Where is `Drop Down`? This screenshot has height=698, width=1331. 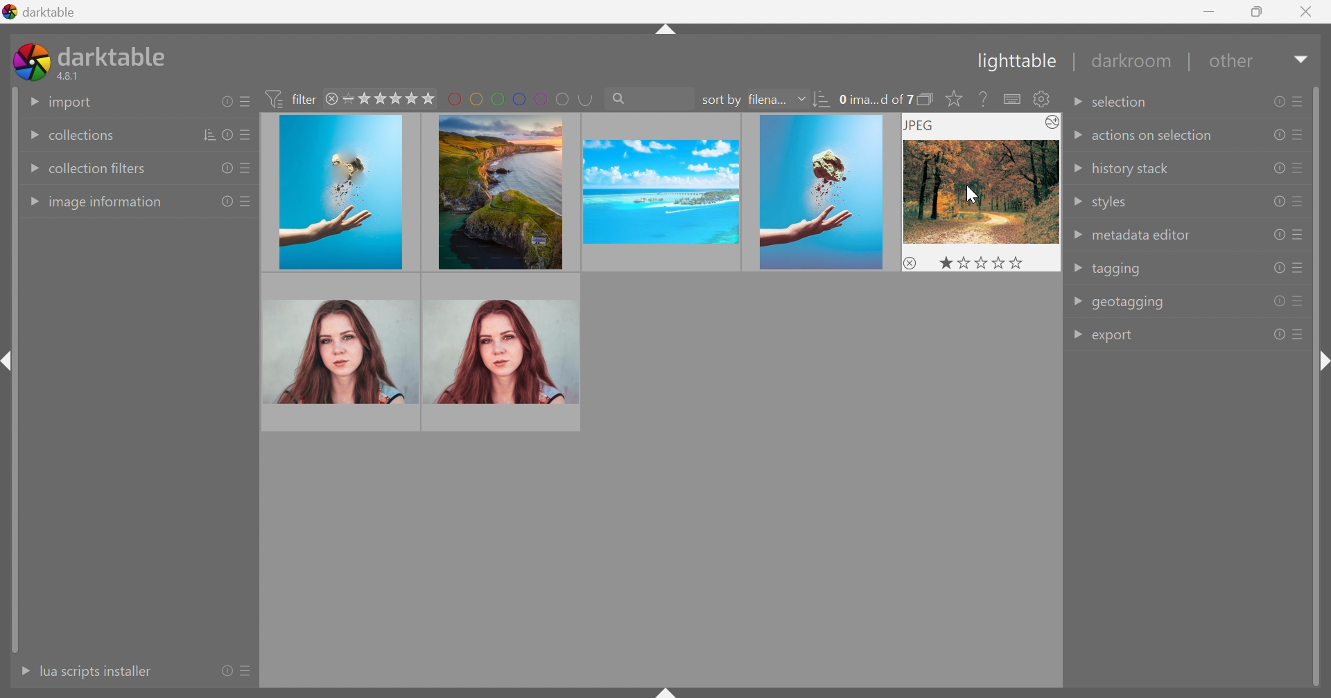
Drop Down is located at coordinates (31, 100).